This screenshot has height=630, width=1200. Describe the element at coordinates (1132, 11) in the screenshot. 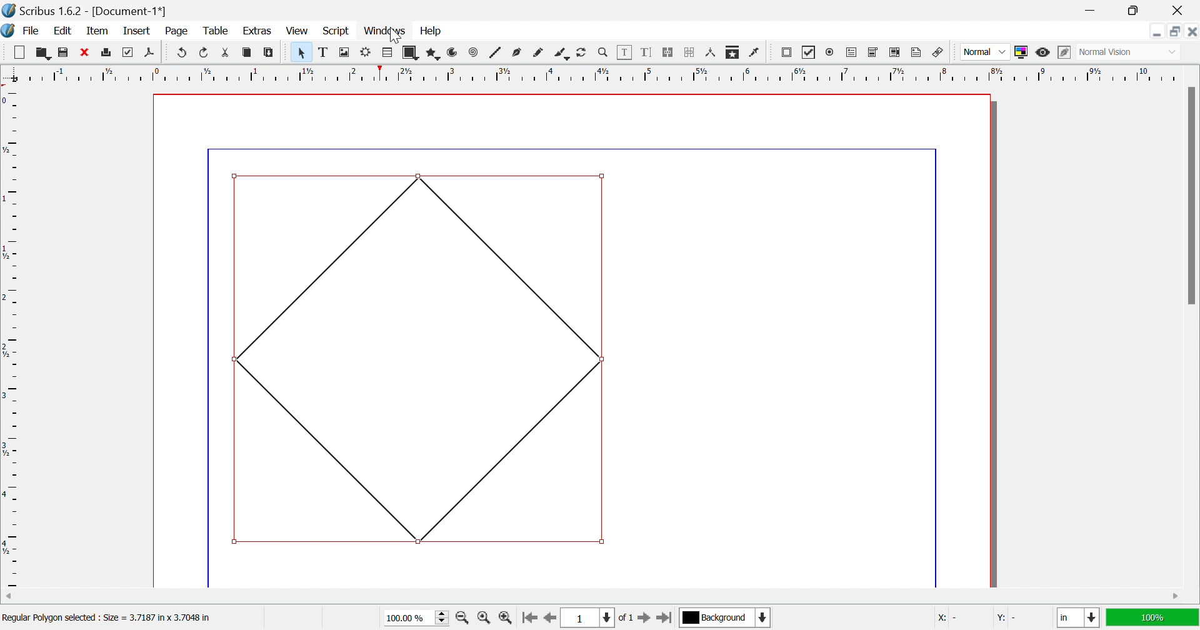

I see `Restore down` at that location.